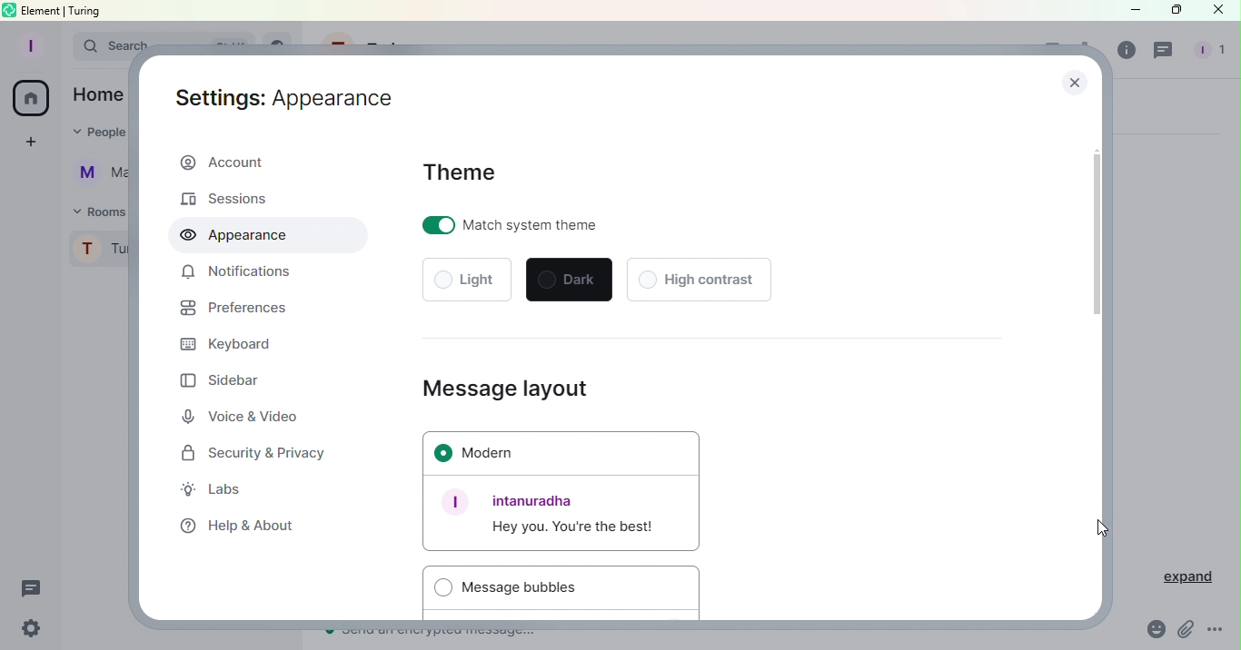 The image size is (1241, 650). Describe the element at coordinates (99, 246) in the screenshot. I see `Turing` at that location.